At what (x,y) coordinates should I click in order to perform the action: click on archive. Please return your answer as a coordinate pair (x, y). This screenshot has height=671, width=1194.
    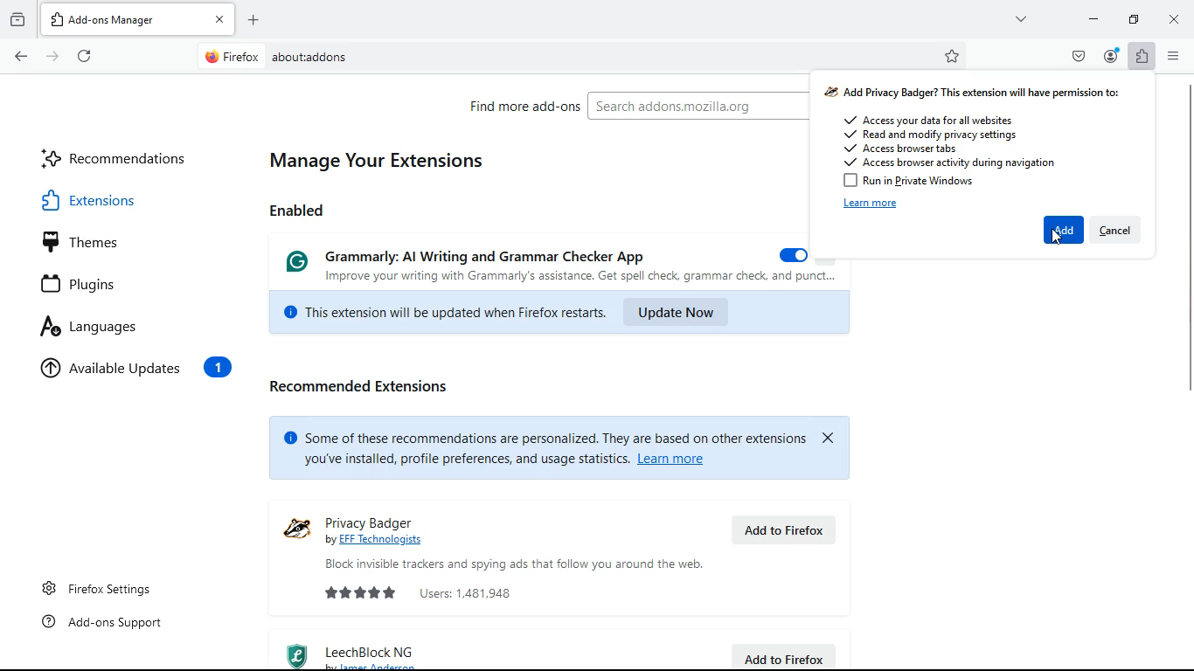
    Looking at the image, I should click on (16, 22).